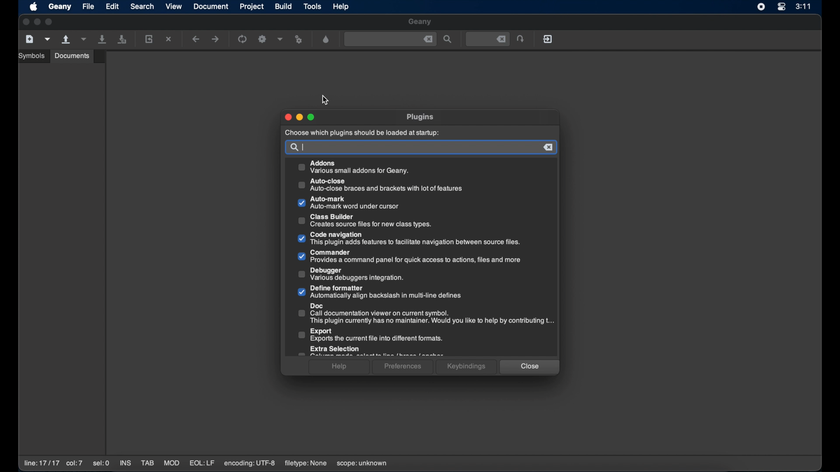 Image resolution: width=840 pixels, height=472 pixels. What do you see at coordinates (50, 22) in the screenshot?
I see `maximize` at bounding box center [50, 22].